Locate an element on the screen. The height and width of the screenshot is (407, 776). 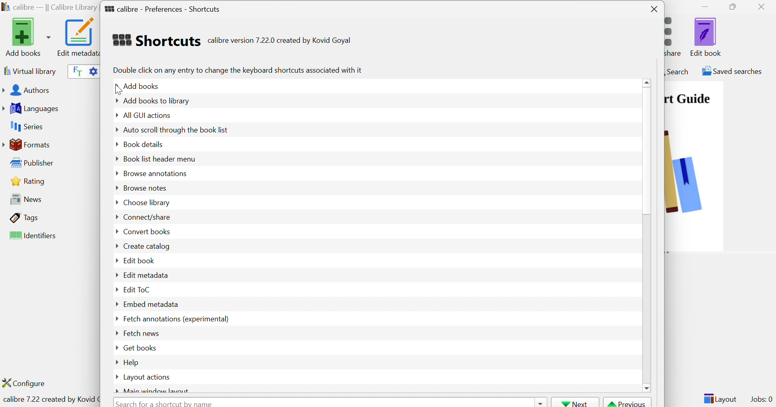
Add books is located at coordinates (27, 37).